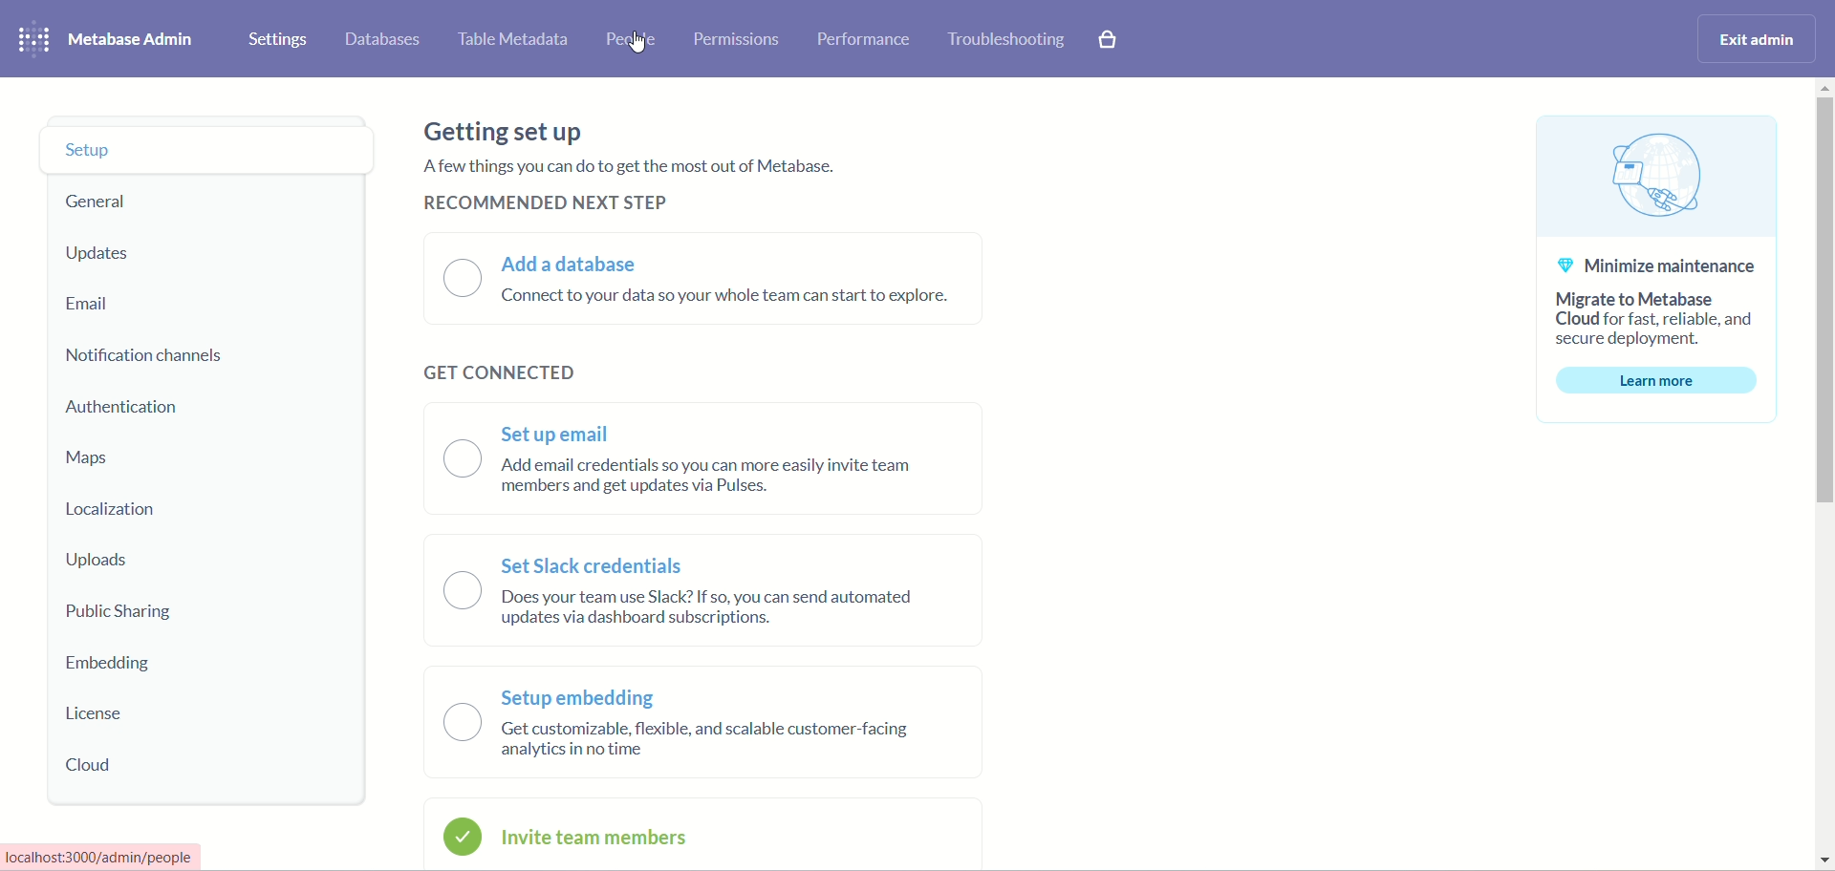 The width and height of the screenshot is (1835, 871). Describe the element at coordinates (1824, 474) in the screenshot. I see `vertical scroll bar` at that location.